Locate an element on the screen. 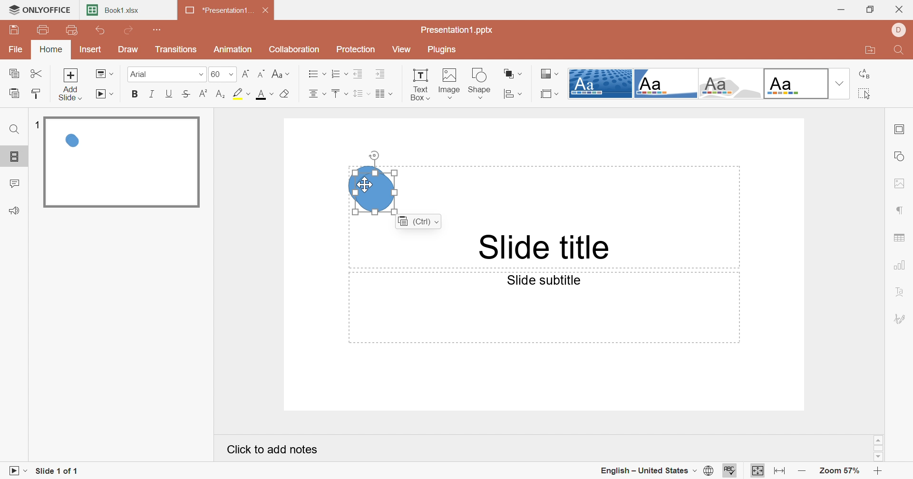  Start slideshow is located at coordinates (16, 472).